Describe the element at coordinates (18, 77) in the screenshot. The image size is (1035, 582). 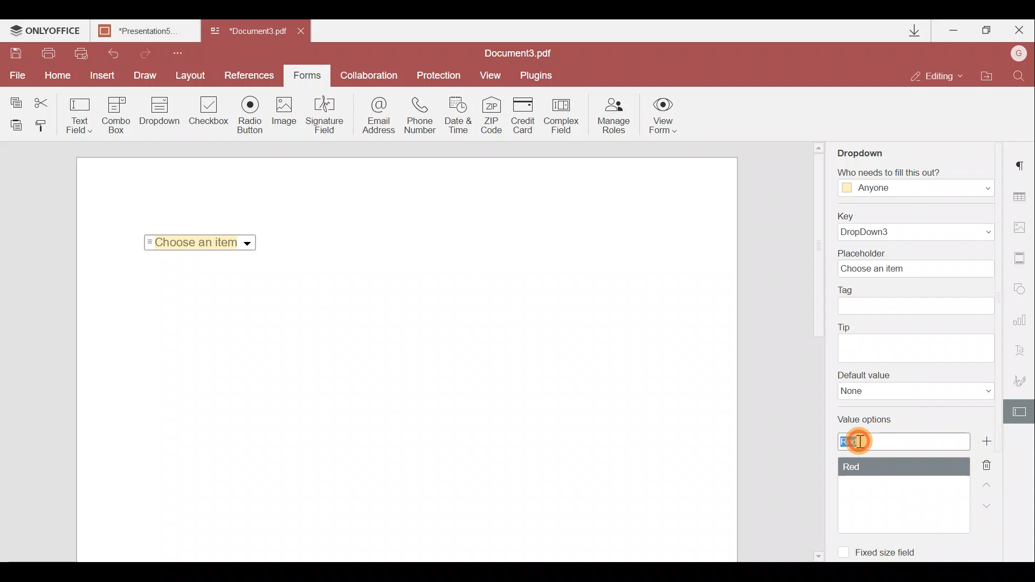
I see `File` at that location.